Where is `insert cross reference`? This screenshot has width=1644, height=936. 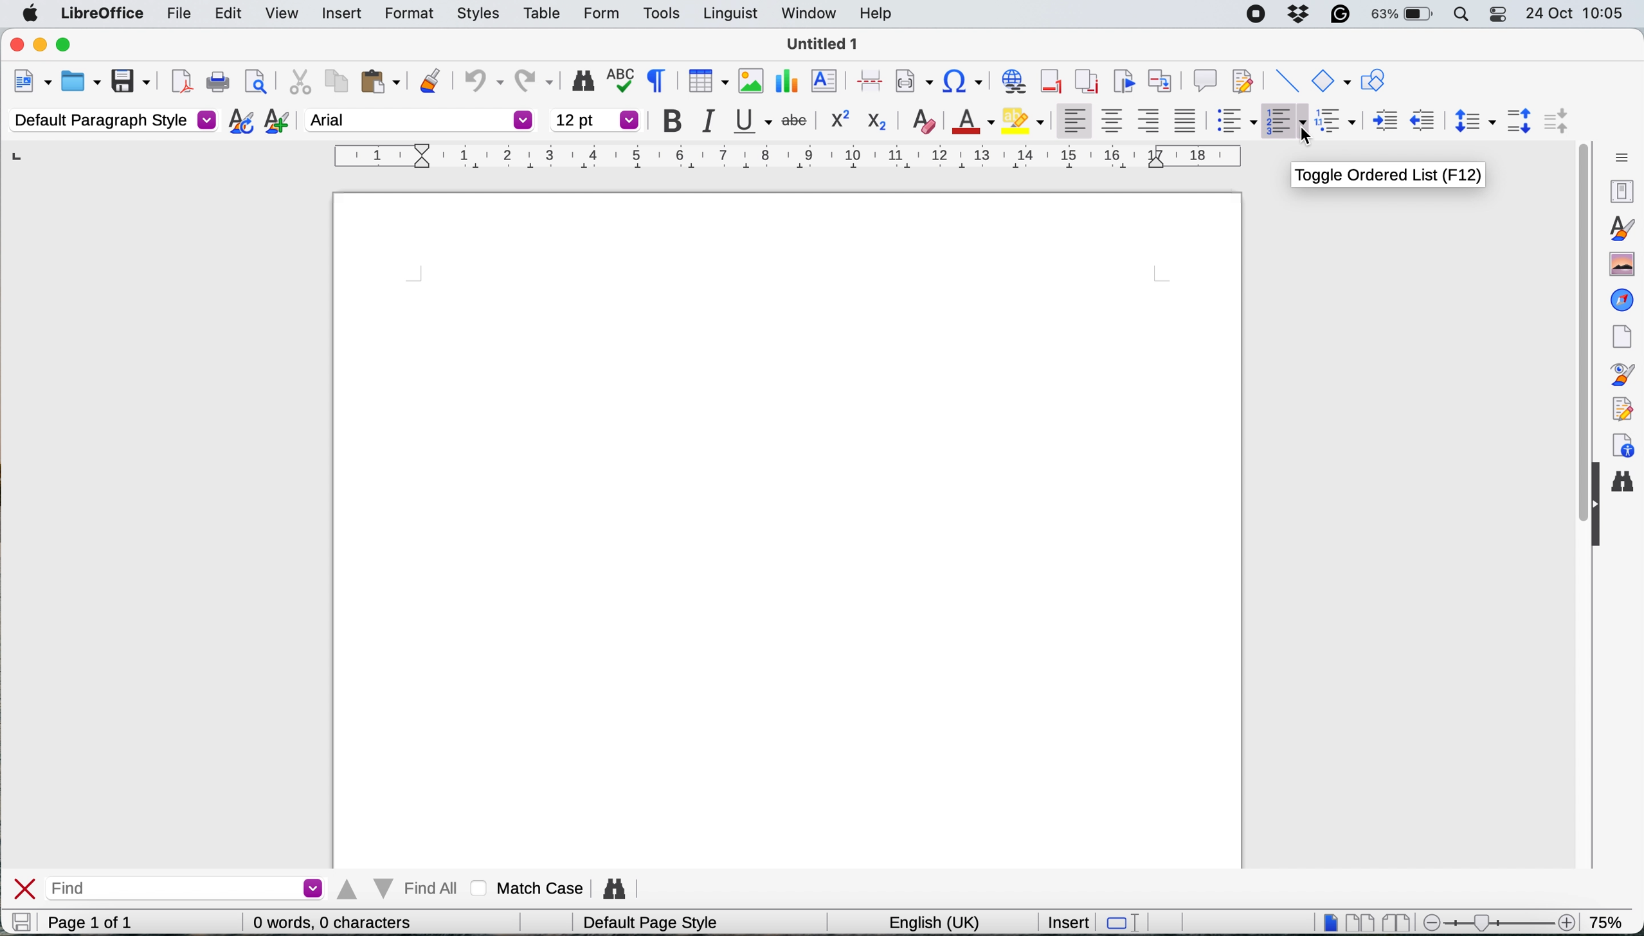 insert cross reference is located at coordinates (1162, 78).